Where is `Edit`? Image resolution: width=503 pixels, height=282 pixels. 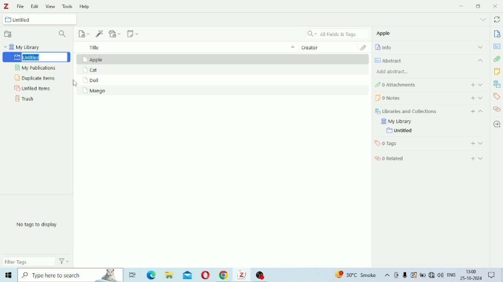 Edit is located at coordinates (35, 6).